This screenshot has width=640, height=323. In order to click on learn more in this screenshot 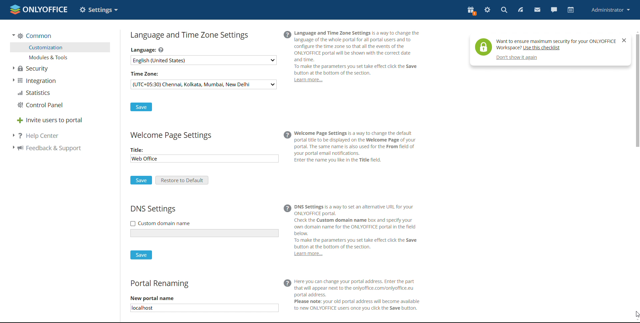, I will do `click(308, 81)`.